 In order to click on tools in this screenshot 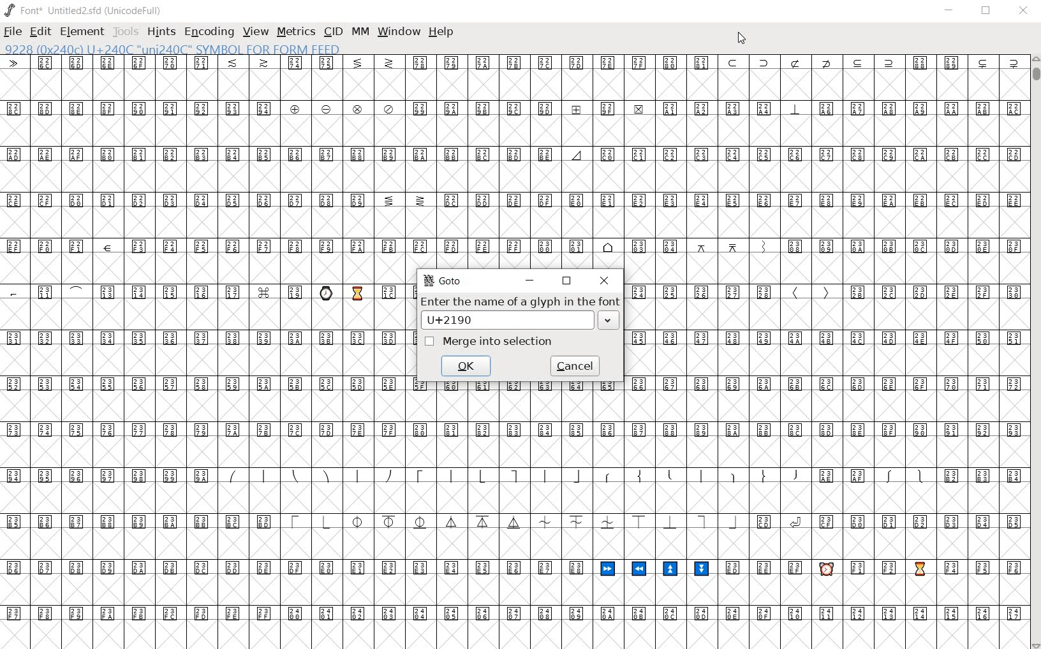, I will do `click(125, 33)`.